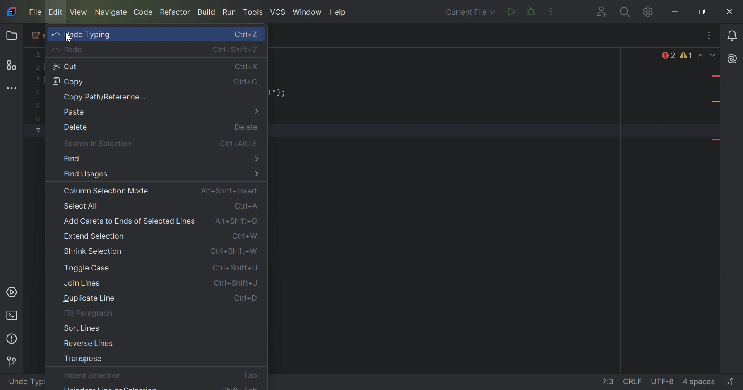 The height and width of the screenshot is (390, 743). I want to click on More, so click(257, 160).